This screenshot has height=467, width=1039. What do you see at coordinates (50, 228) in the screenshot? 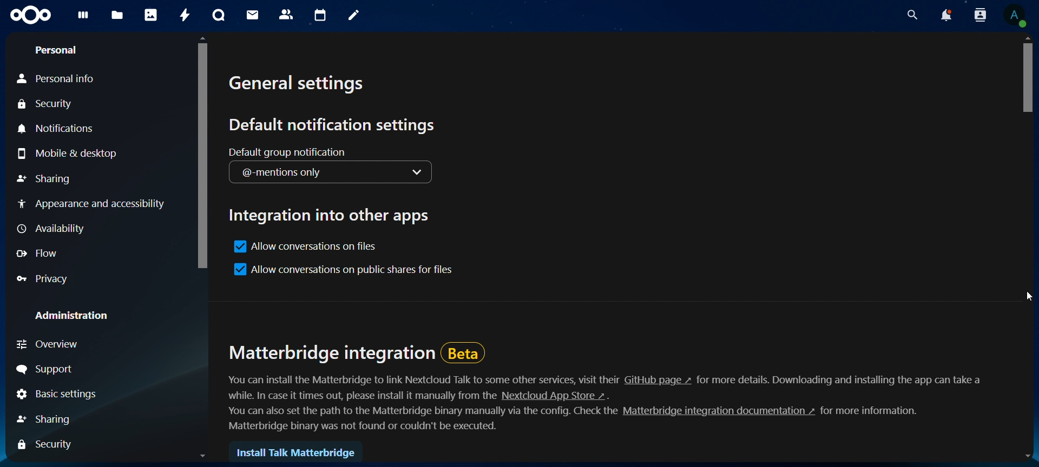
I see `Availability` at bounding box center [50, 228].